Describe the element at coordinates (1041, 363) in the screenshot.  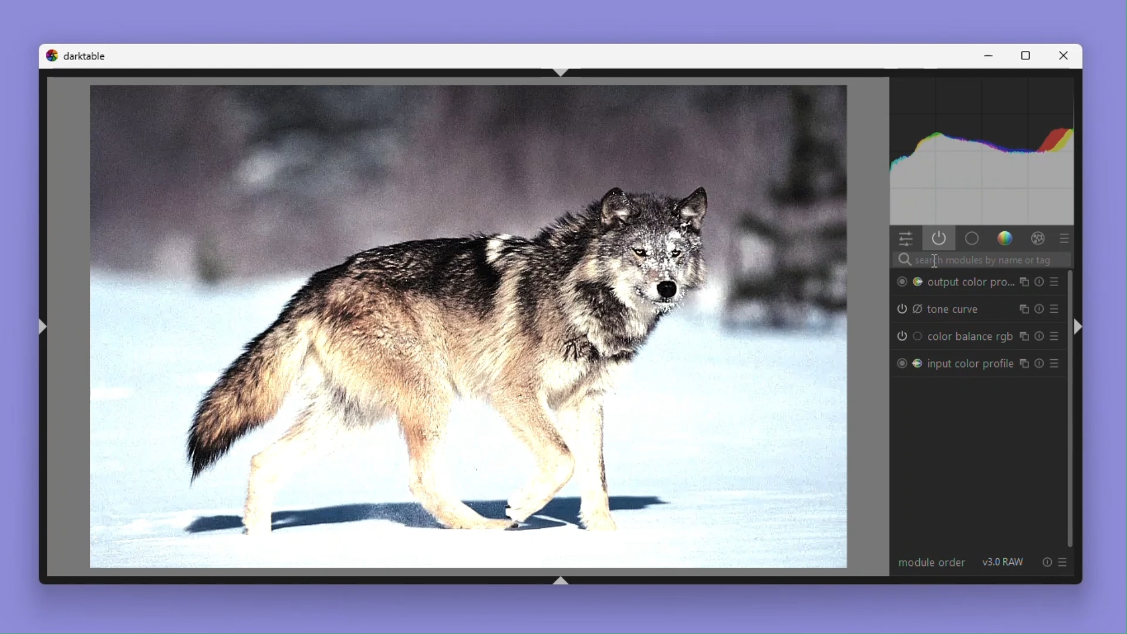
I see `Reset ` at that location.